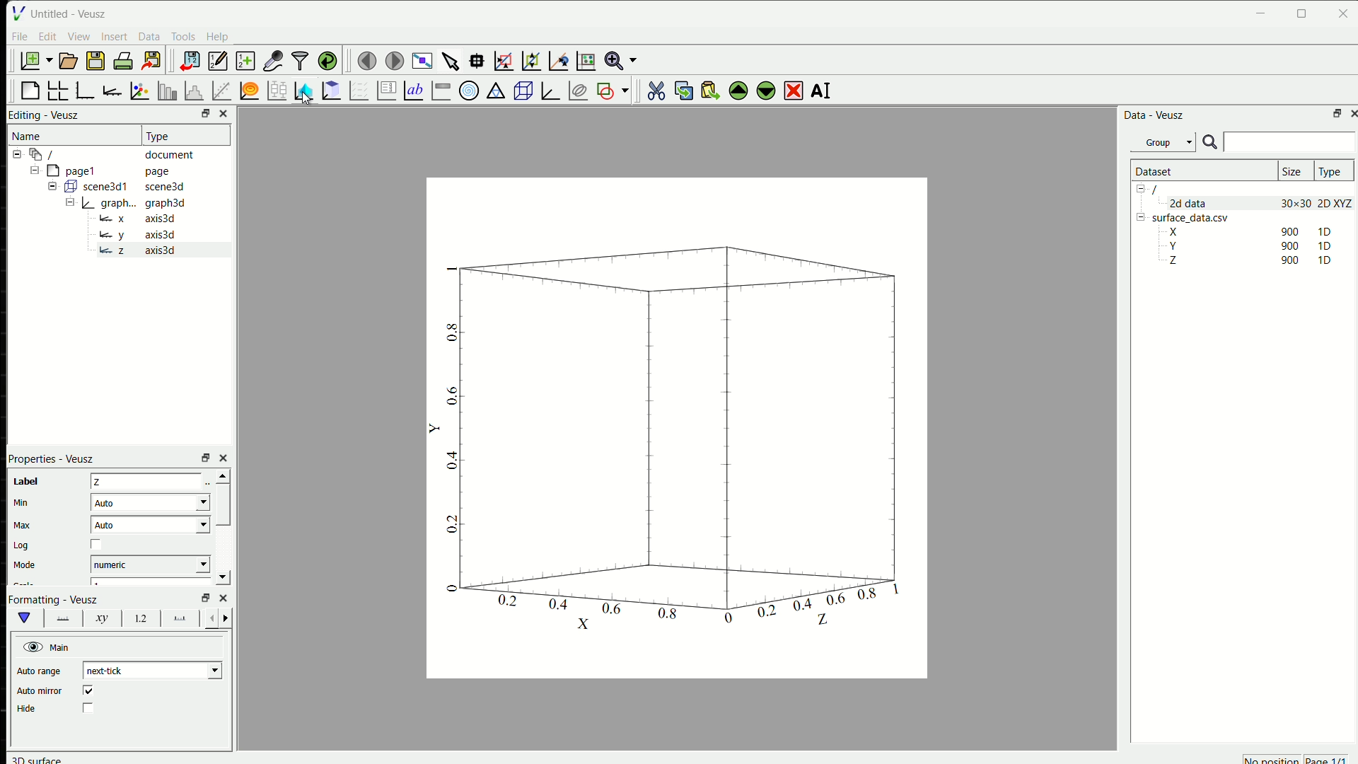 This screenshot has height=764, width=1358. What do you see at coordinates (41, 691) in the screenshot?
I see `Auto mirror` at bounding box center [41, 691].